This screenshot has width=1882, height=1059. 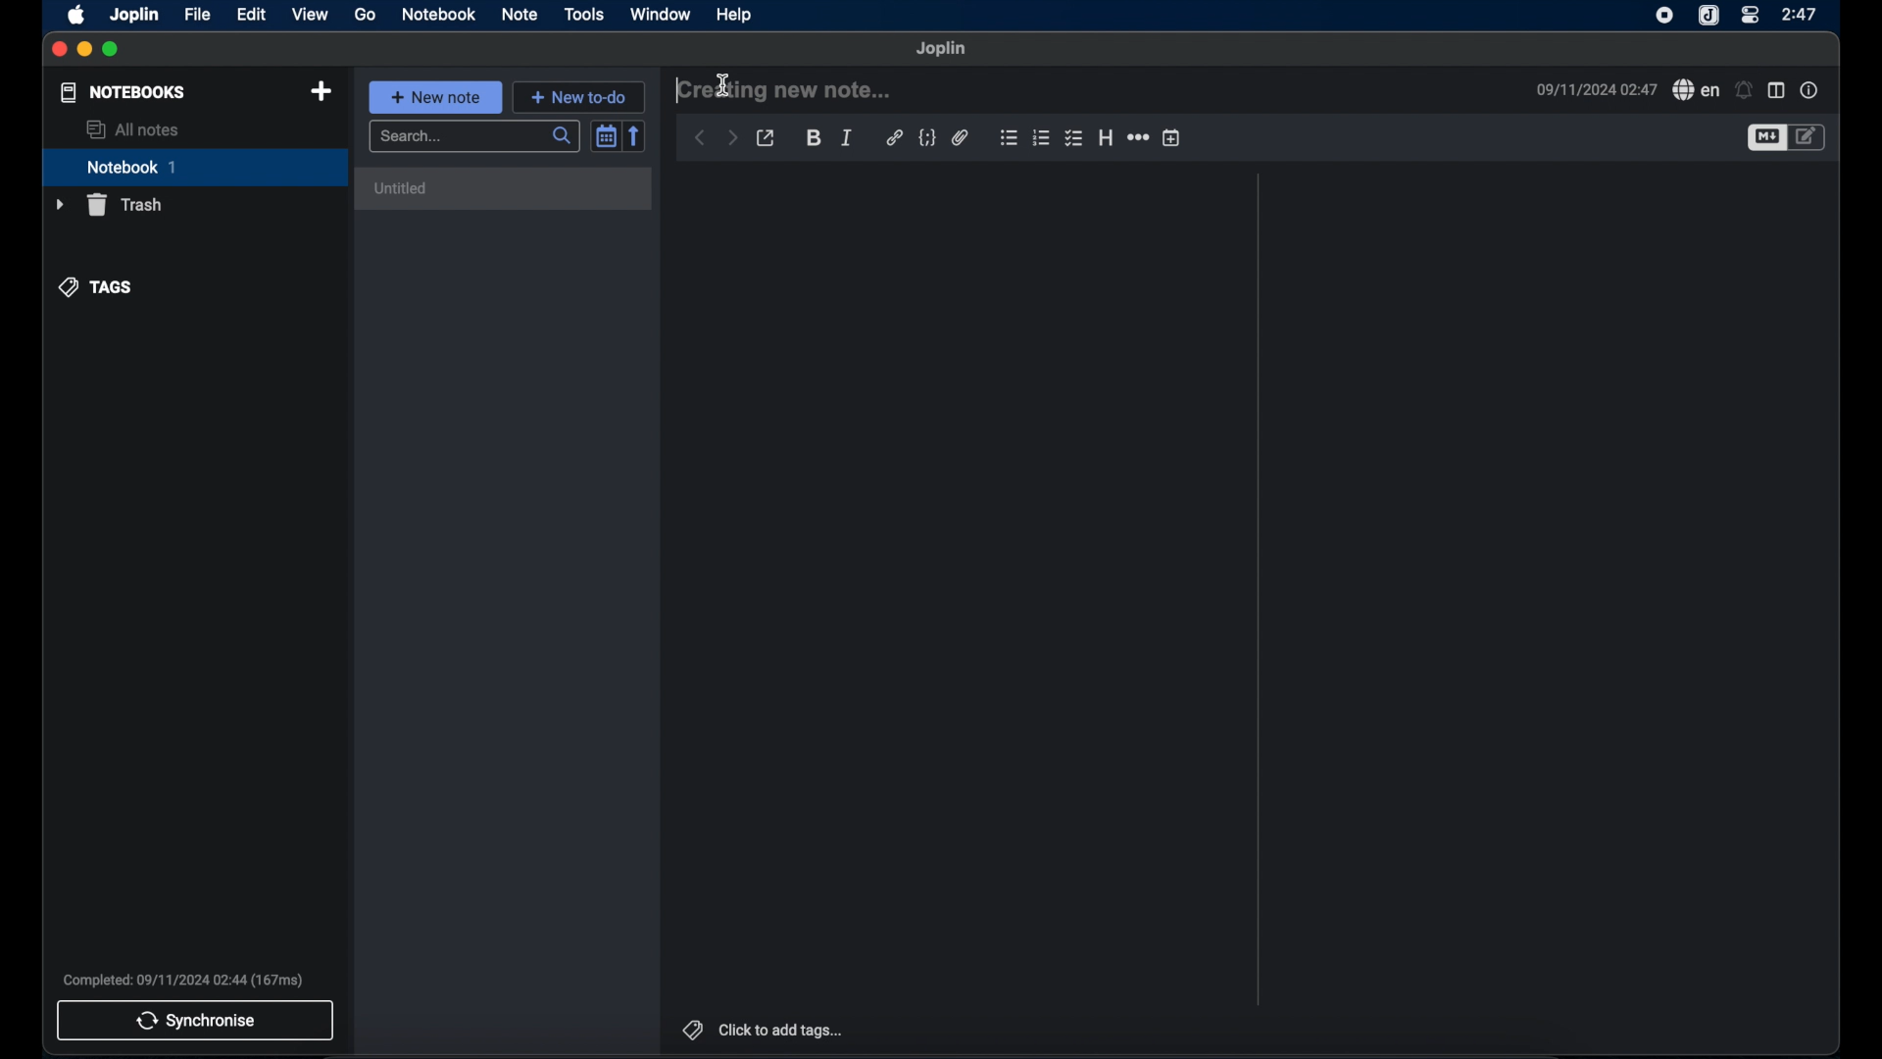 I want to click on notebooks, so click(x=123, y=92).